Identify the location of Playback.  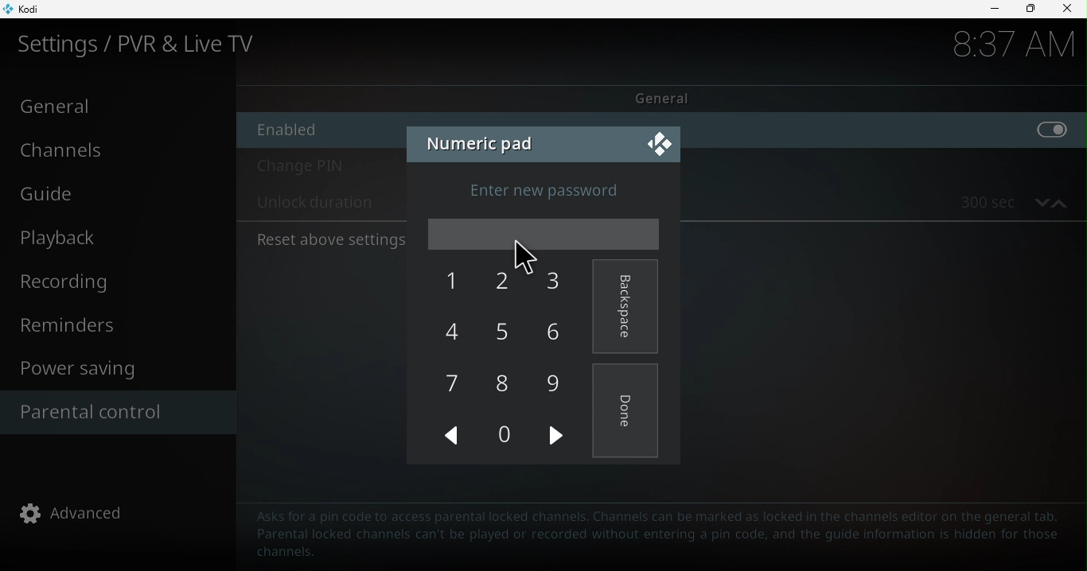
(110, 239).